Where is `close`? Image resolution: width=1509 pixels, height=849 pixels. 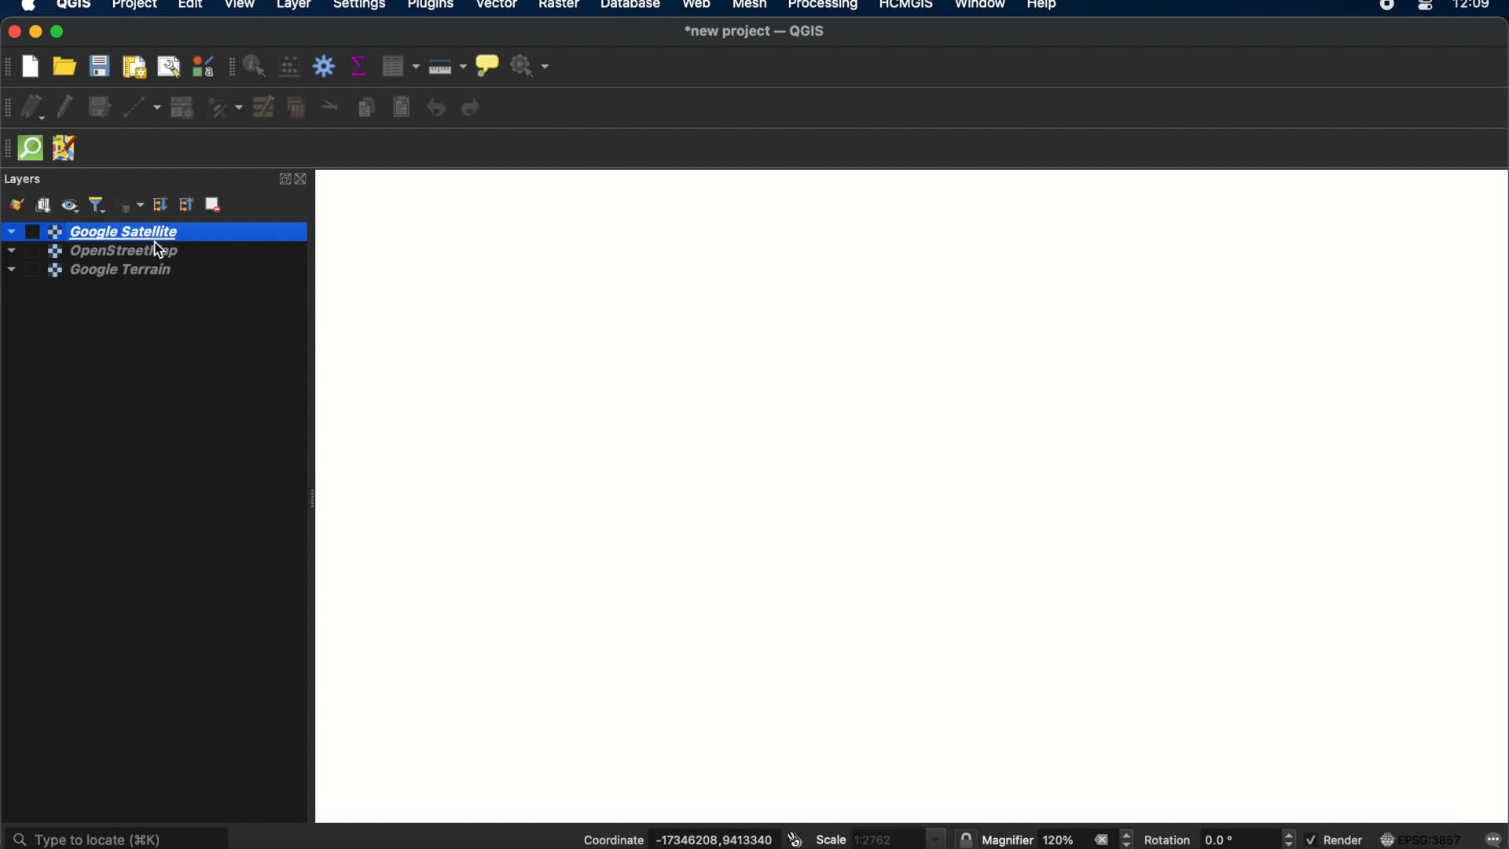
close is located at coordinates (11, 32).